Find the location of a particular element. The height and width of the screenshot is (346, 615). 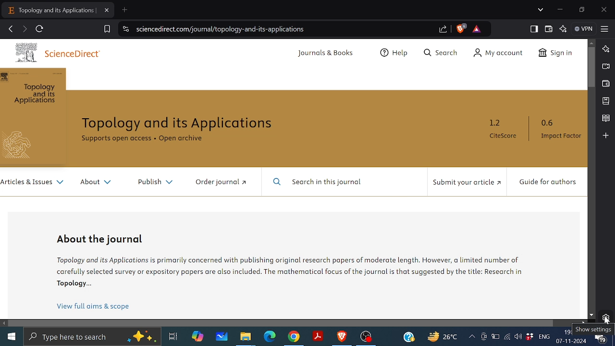

Search is located at coordinates (441, 52).